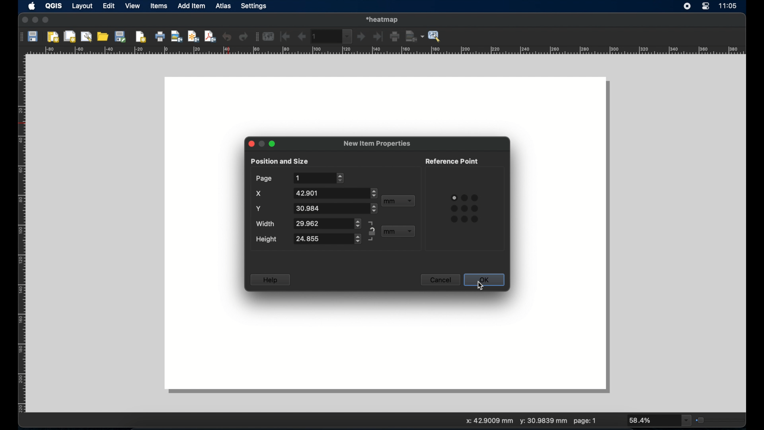 This screenshot has height=430, width=764. I want to click on blank layout, so click(386, 353).